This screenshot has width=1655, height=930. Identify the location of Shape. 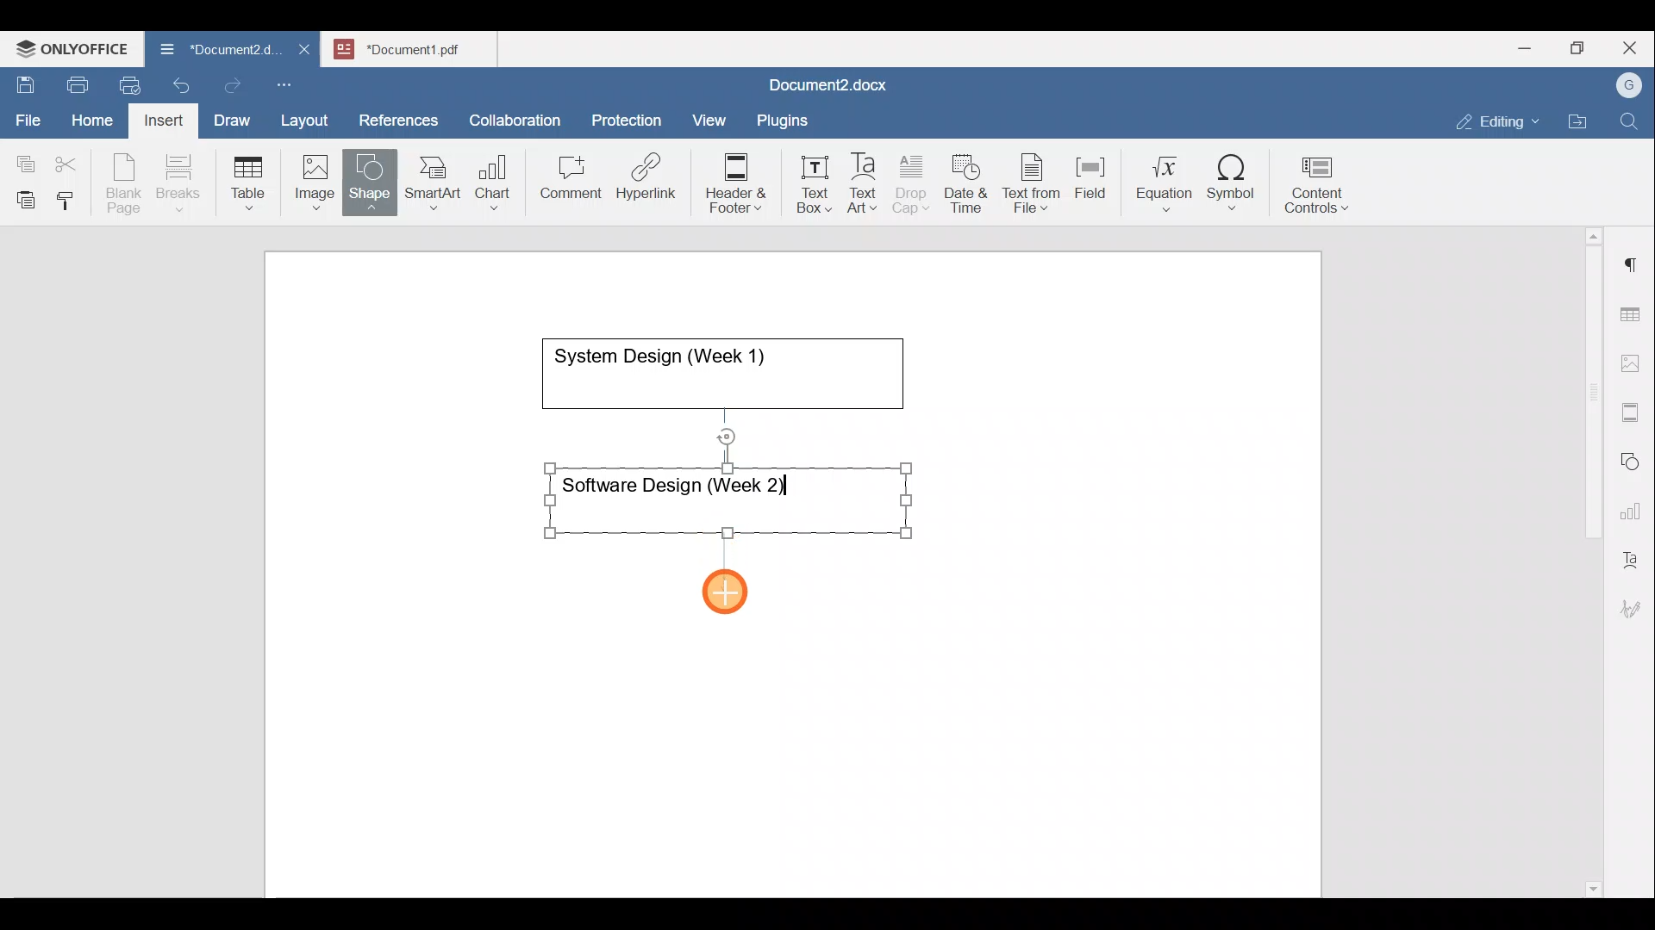
(372, 174).